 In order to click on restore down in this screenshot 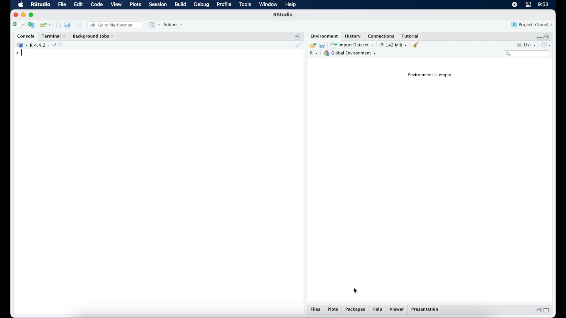, I will do `click(548, 36)`.